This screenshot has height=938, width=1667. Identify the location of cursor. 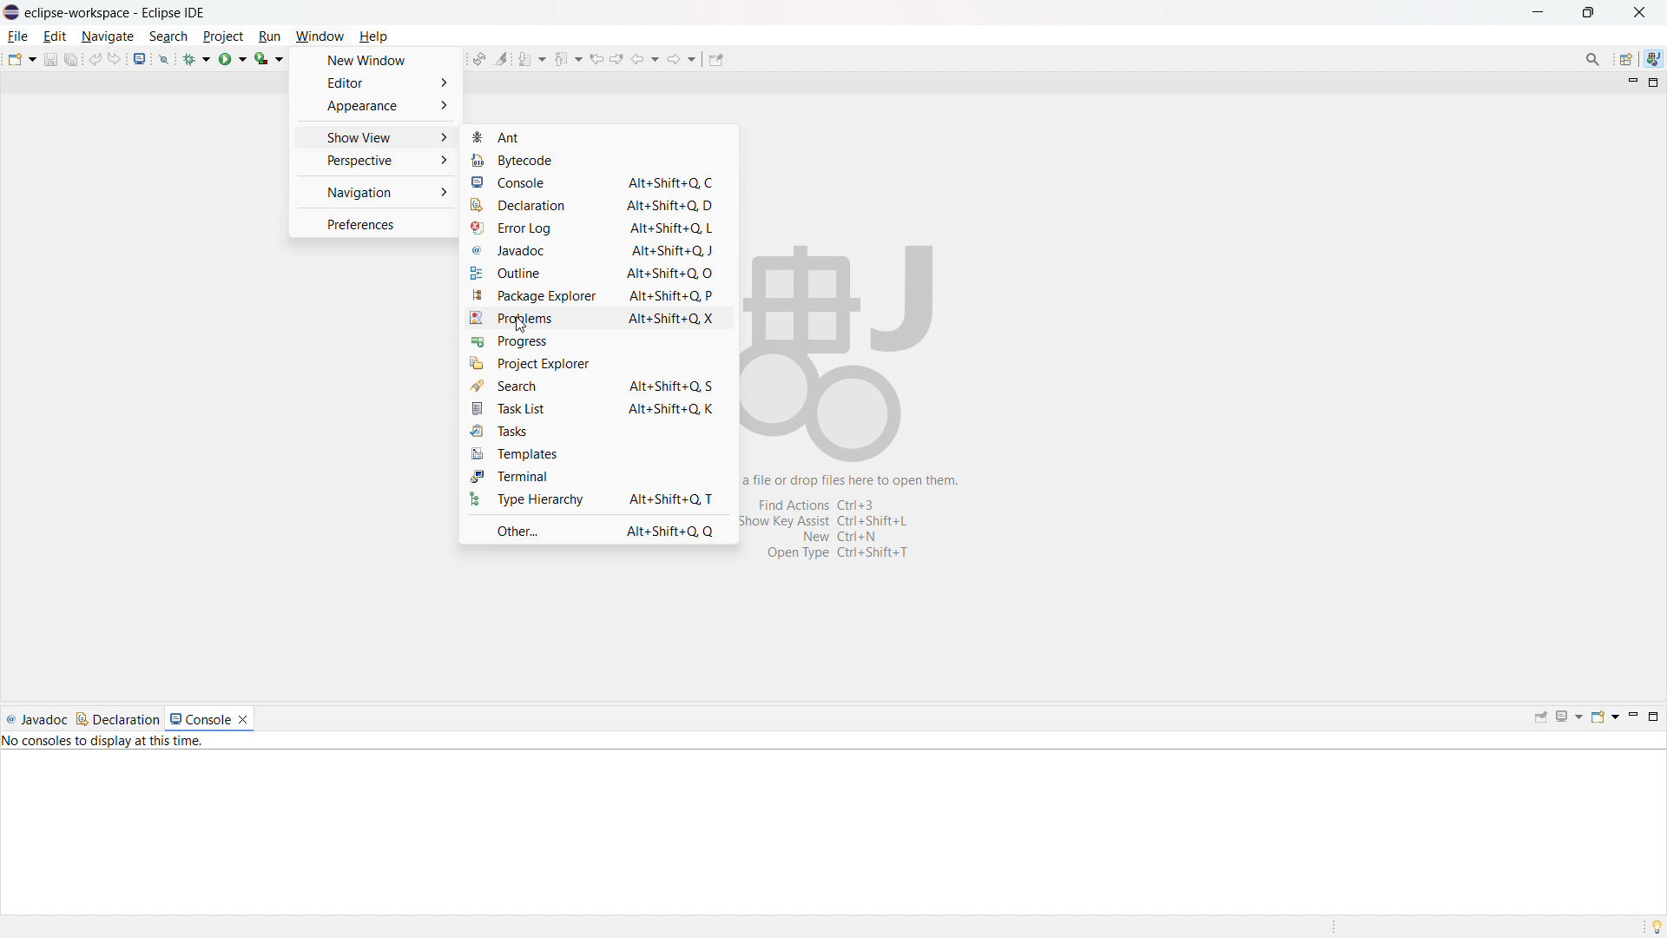
(520, 325).